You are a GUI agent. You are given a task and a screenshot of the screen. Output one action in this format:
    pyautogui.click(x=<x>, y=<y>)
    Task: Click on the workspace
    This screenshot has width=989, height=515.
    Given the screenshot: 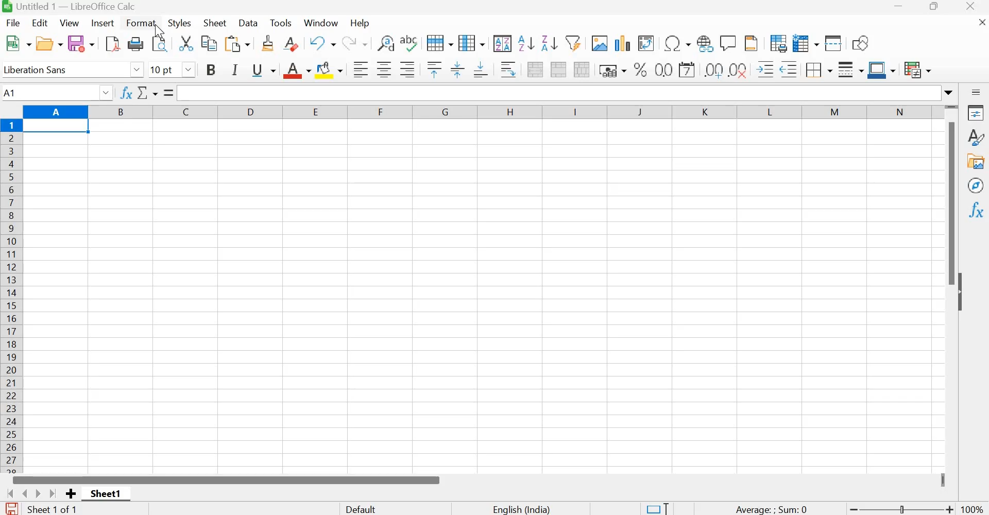 What is the action you would take?
    pyautogui.click(x=483, y=296)
    